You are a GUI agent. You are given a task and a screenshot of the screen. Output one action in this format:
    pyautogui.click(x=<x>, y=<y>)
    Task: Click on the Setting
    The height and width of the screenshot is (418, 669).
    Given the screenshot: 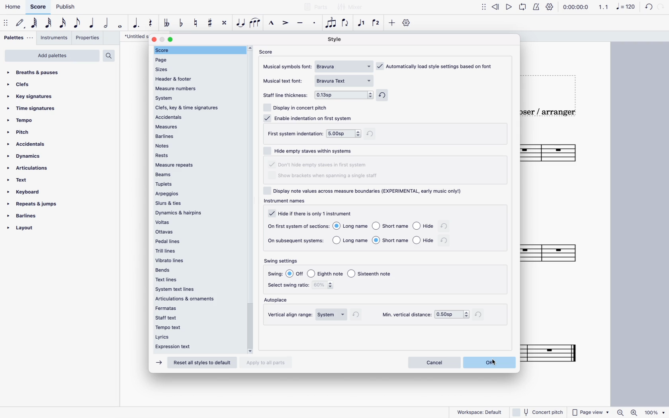 What is the action you would take?
    pyautogui.click(x=550, y=6)
    